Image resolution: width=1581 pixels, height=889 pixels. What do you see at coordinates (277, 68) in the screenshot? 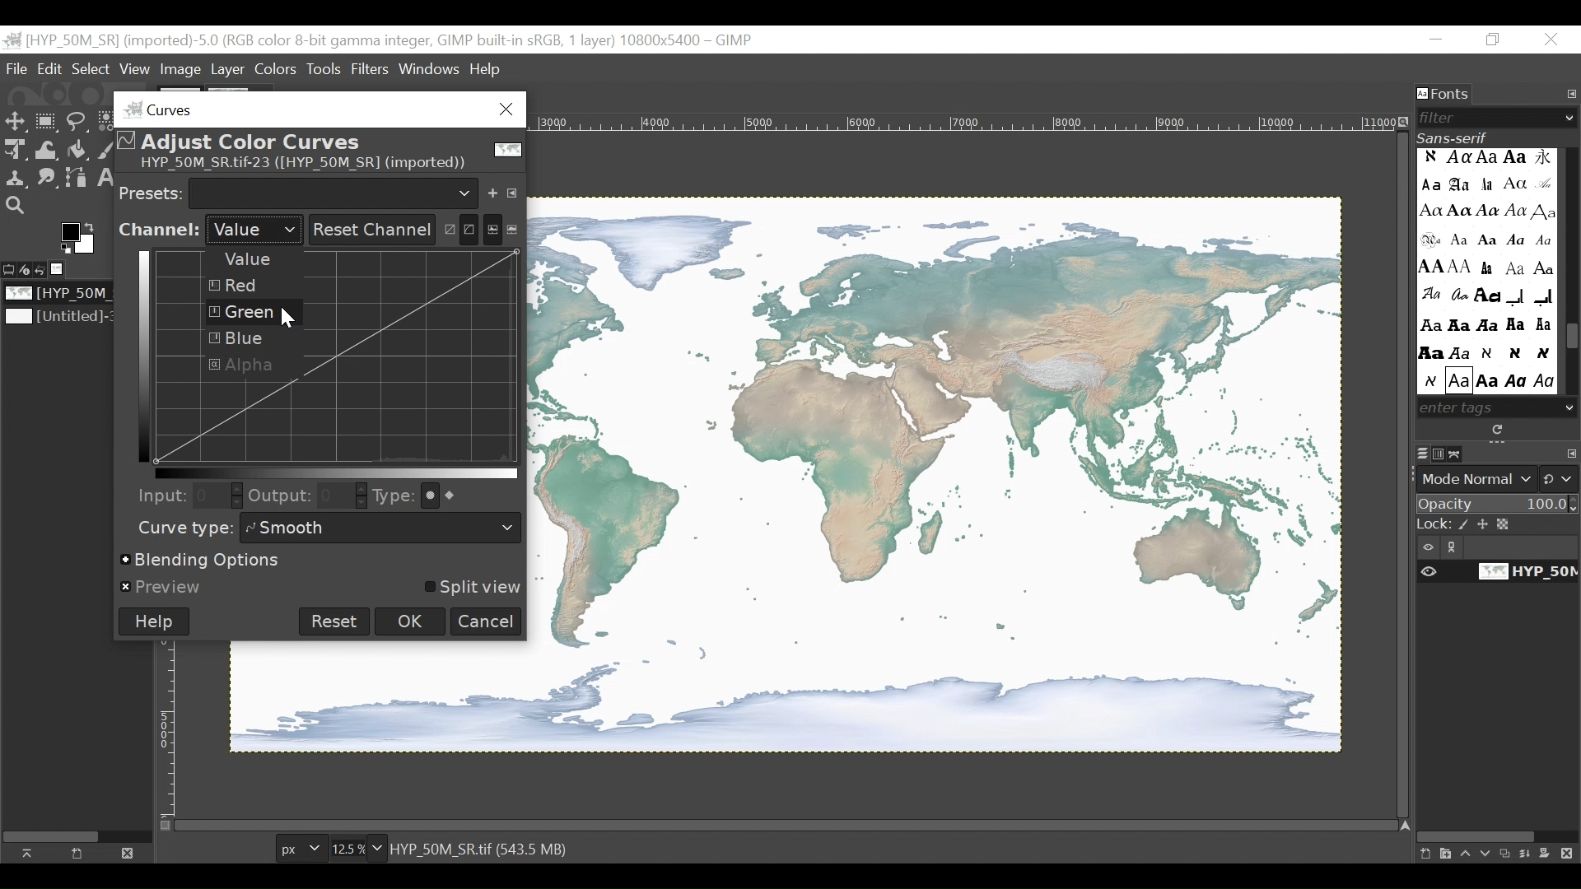
I see `Colors` at bounding box center [277, 68].